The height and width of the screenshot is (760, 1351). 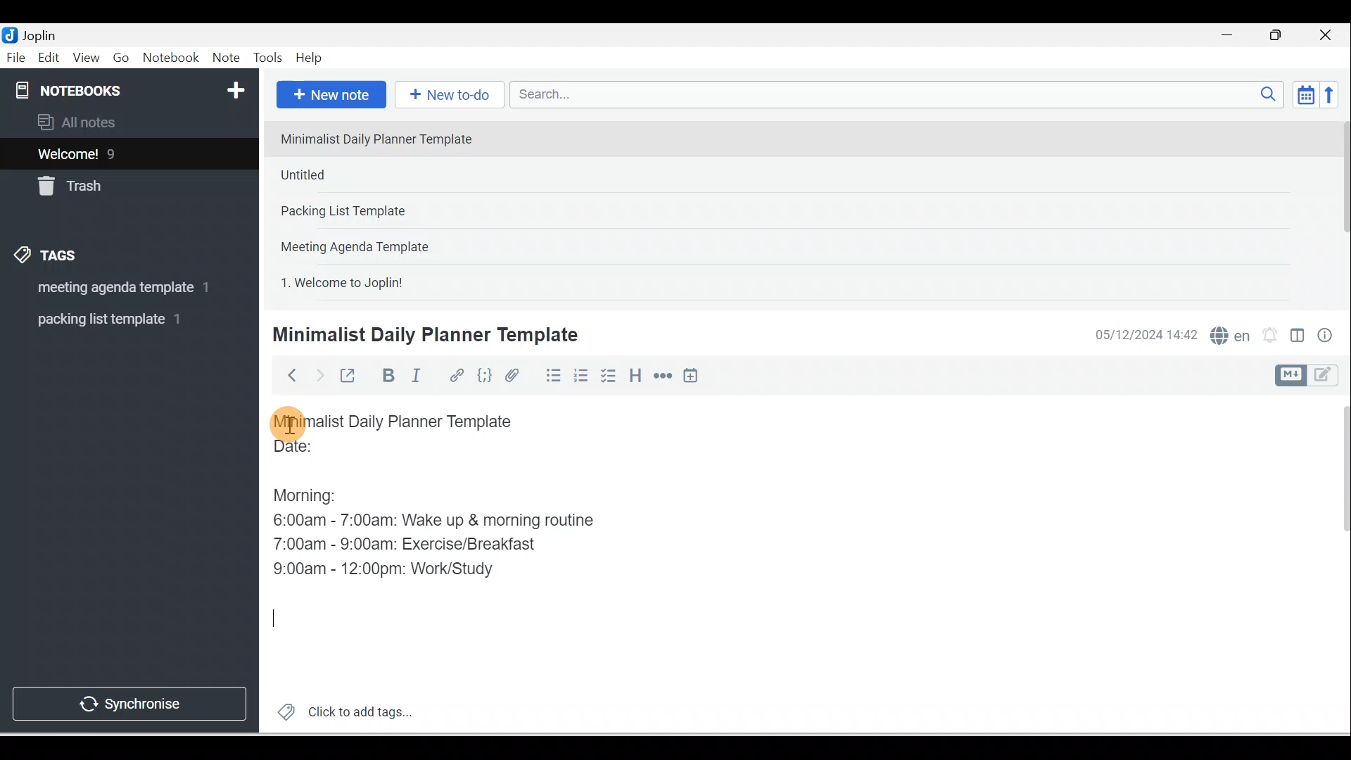 I want to click on Spelling, so click(x=1227, y=334).